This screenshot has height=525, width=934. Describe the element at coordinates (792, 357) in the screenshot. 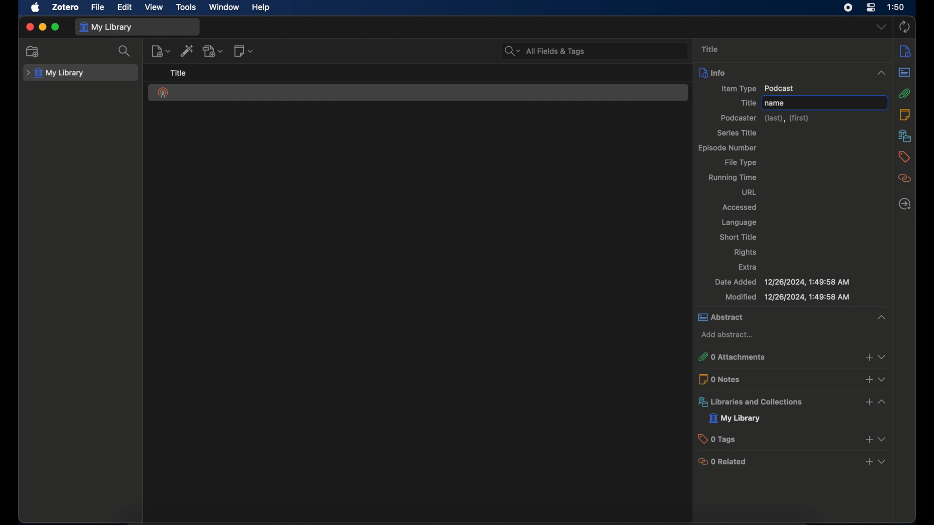

I see `0 attachments` at that location.